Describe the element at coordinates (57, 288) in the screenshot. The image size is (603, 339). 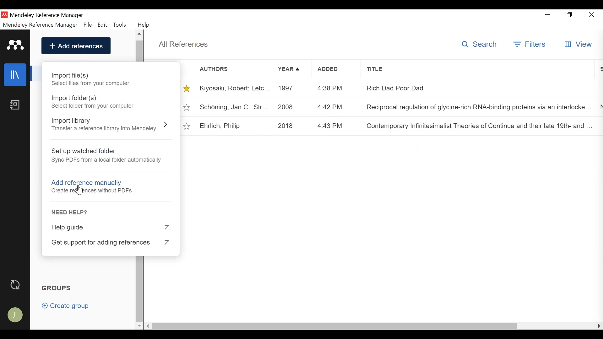
I see `Groups ` at that location.